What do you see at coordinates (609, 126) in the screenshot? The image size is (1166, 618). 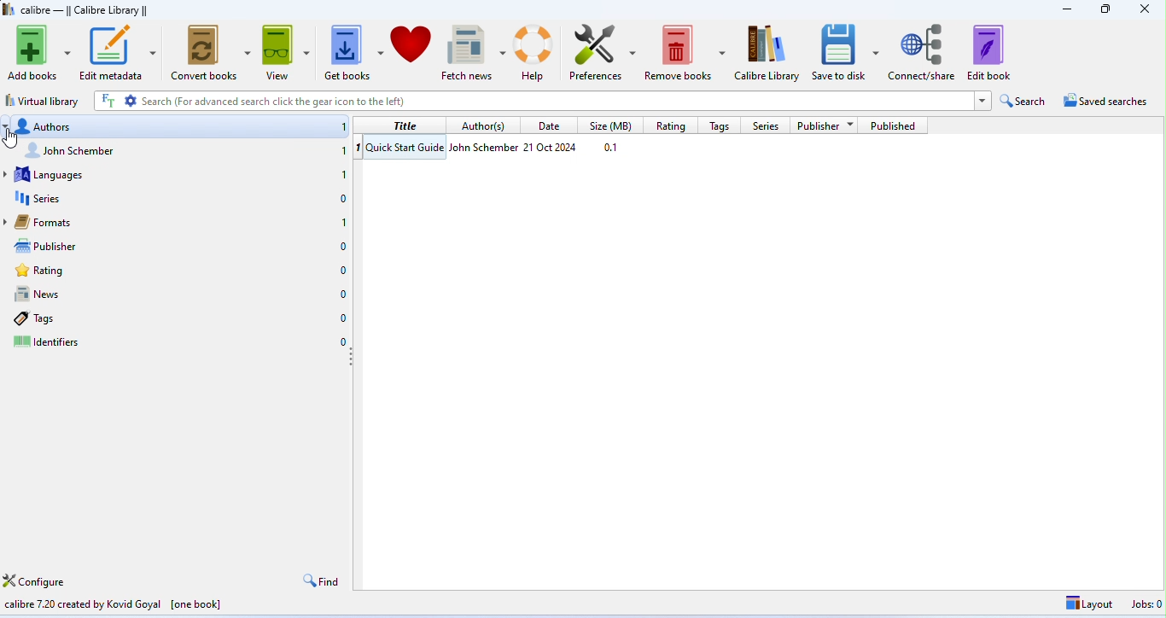 I see `size` at bounding box center [609, 126].